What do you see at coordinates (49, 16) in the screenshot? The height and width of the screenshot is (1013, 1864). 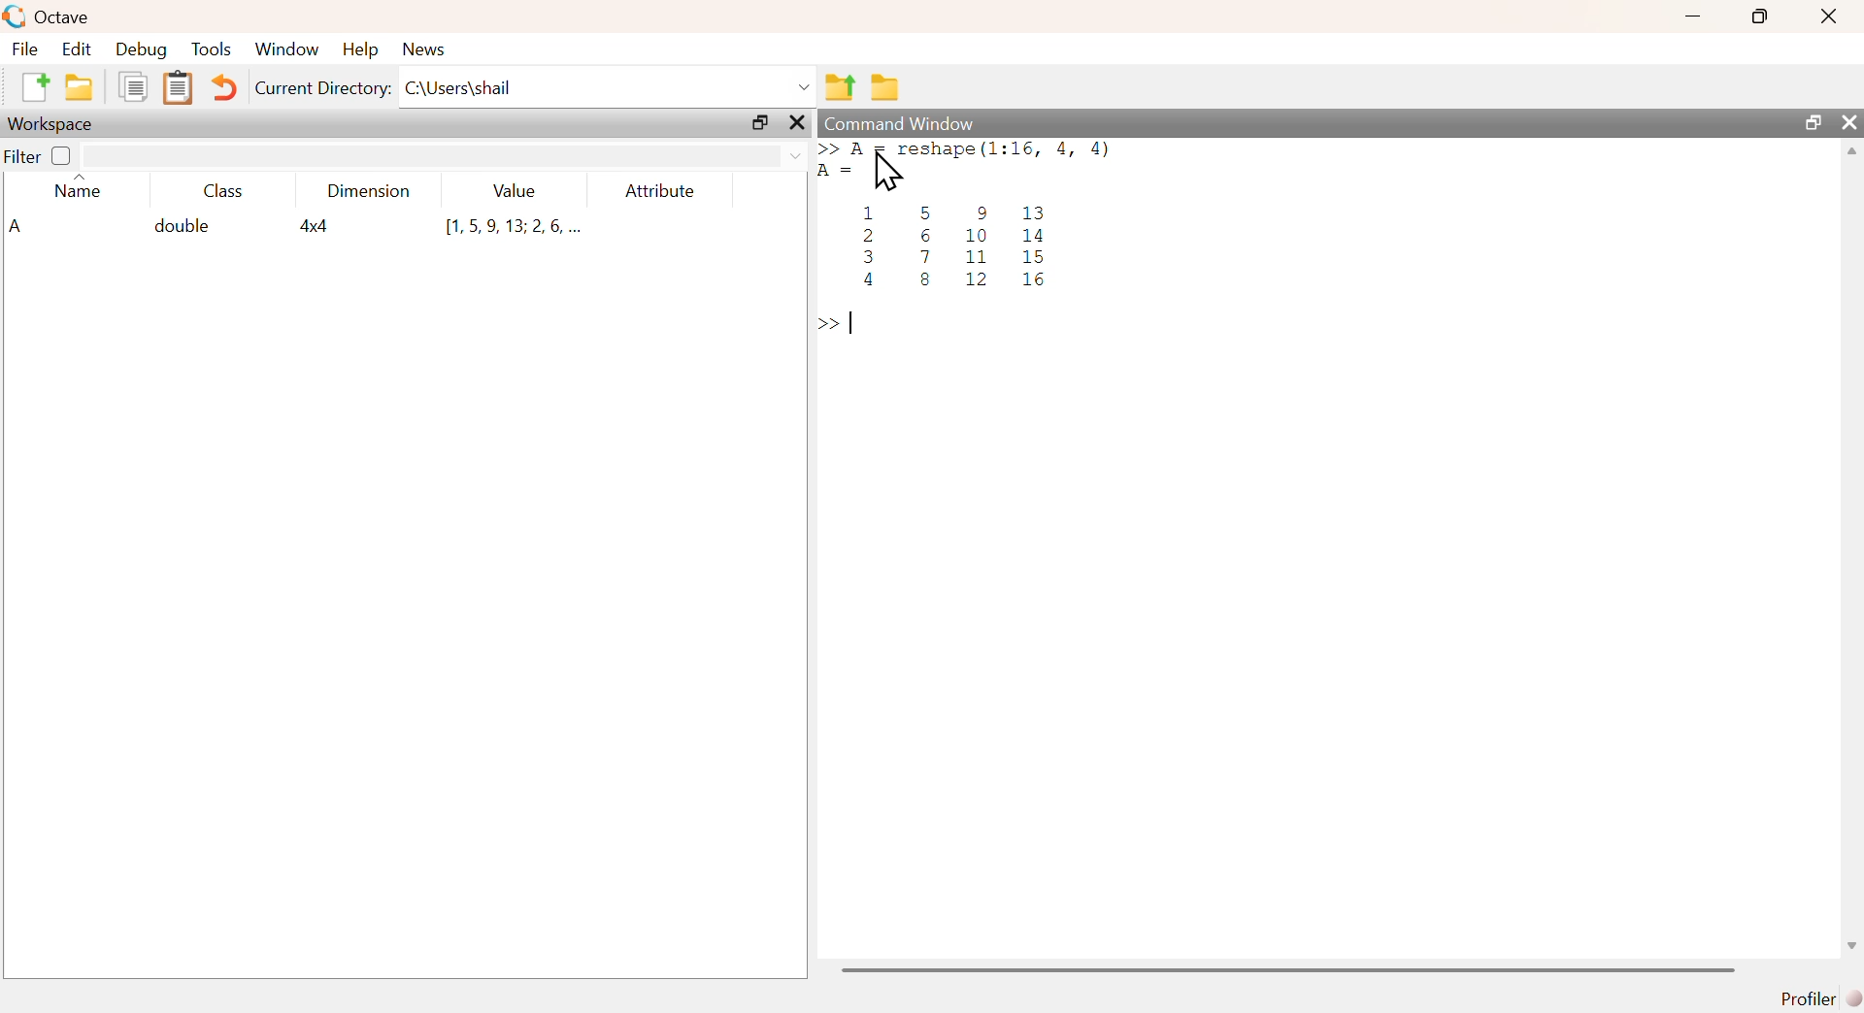 I see `octave` at bounding box center [49, 16].